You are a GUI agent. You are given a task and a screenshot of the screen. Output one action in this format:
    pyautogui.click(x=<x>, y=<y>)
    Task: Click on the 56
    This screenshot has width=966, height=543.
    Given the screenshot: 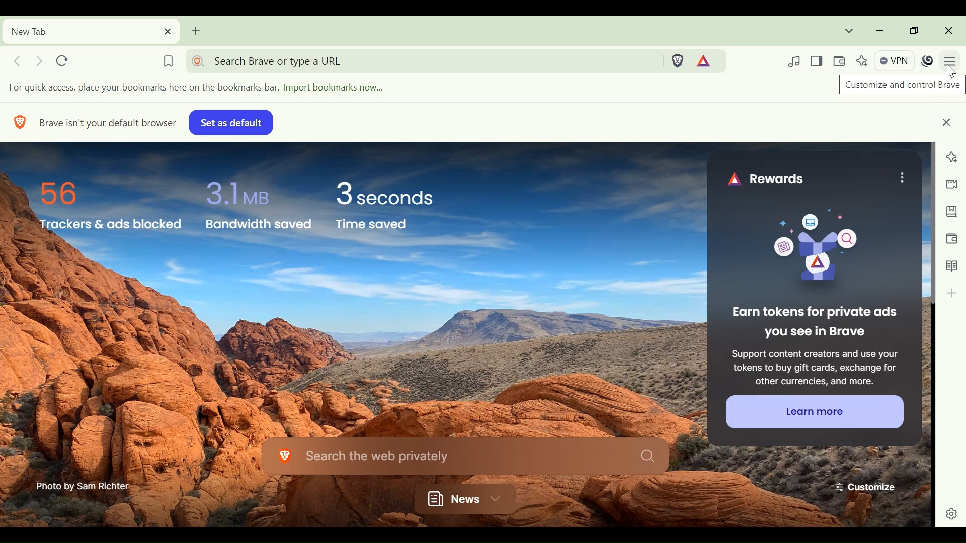 What is the action you would take?
    pyautogui.click(x=63, y=191)
    